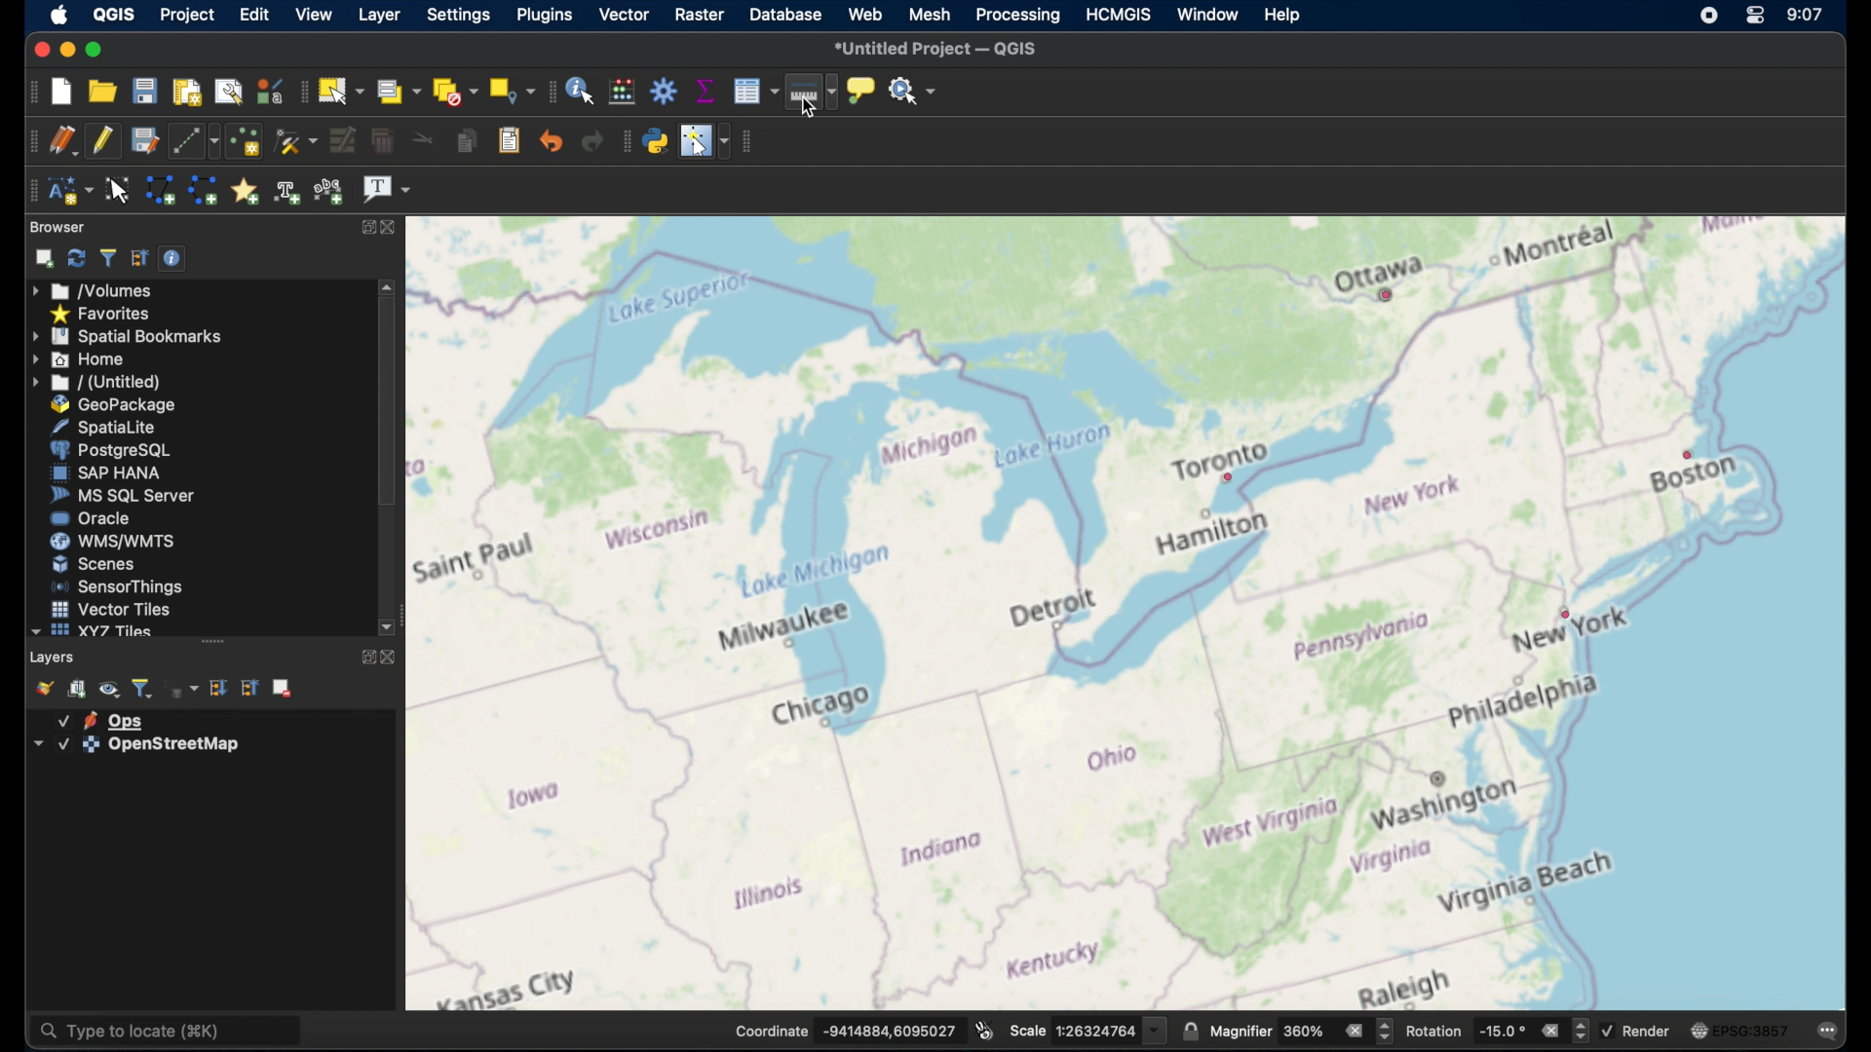 Image resolution: width=1871 pixels, height=1052 pixels. Describe the element at coordinates (95, 382) in the screenshot. I see `untitled menu` at that location.